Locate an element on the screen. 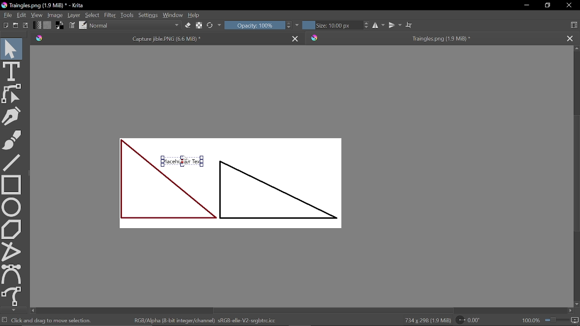  Restore down is located at coordinates (546, 5).